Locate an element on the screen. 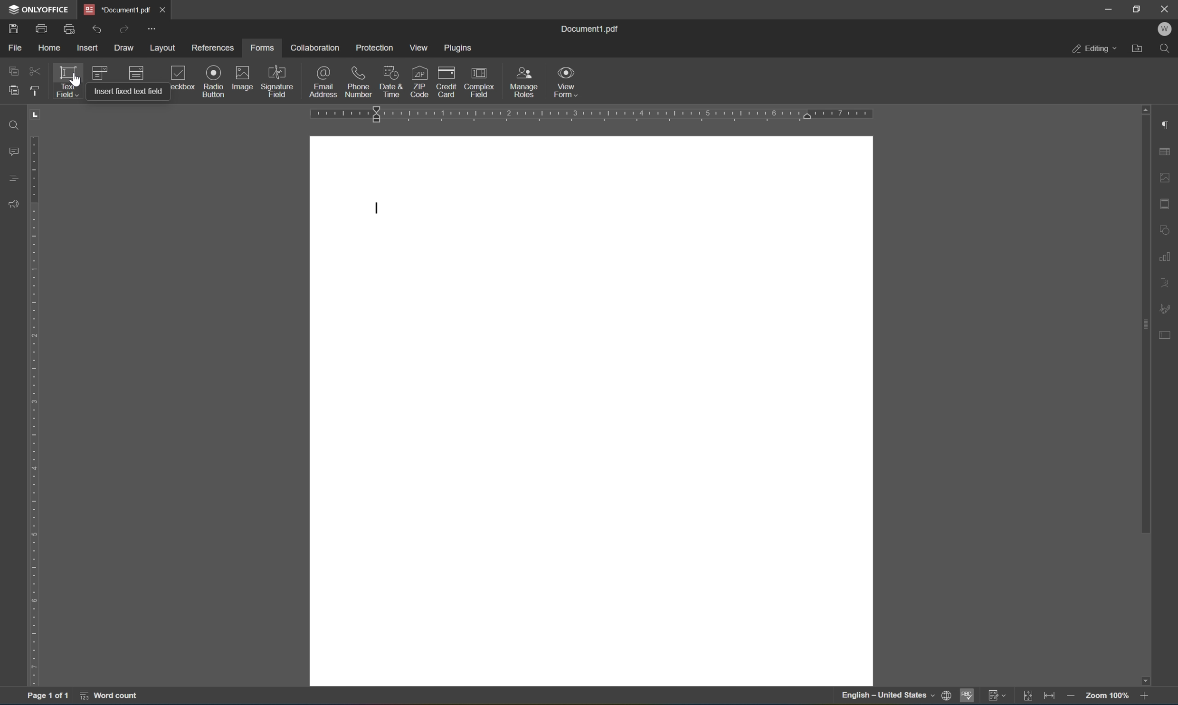  file is located at coordinates (13, 47).